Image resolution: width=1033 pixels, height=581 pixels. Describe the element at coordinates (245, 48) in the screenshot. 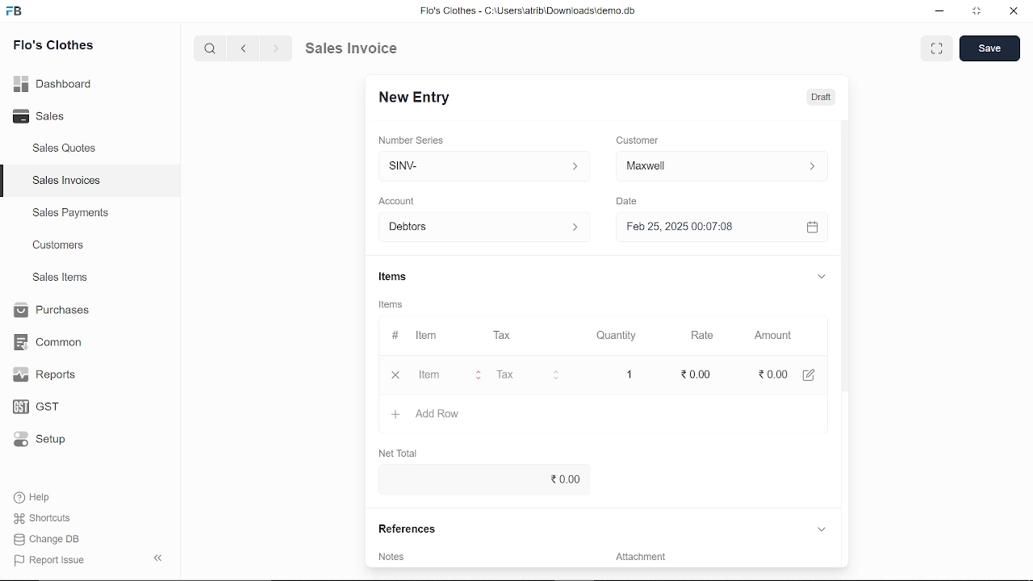

I see `previous` at that location.